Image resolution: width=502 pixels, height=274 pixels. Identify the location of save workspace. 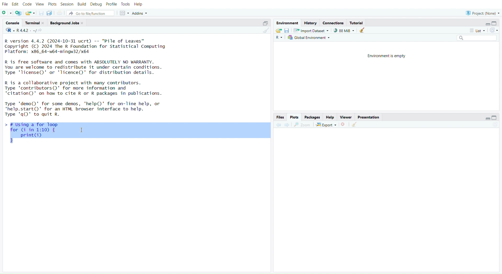
(288, 31).